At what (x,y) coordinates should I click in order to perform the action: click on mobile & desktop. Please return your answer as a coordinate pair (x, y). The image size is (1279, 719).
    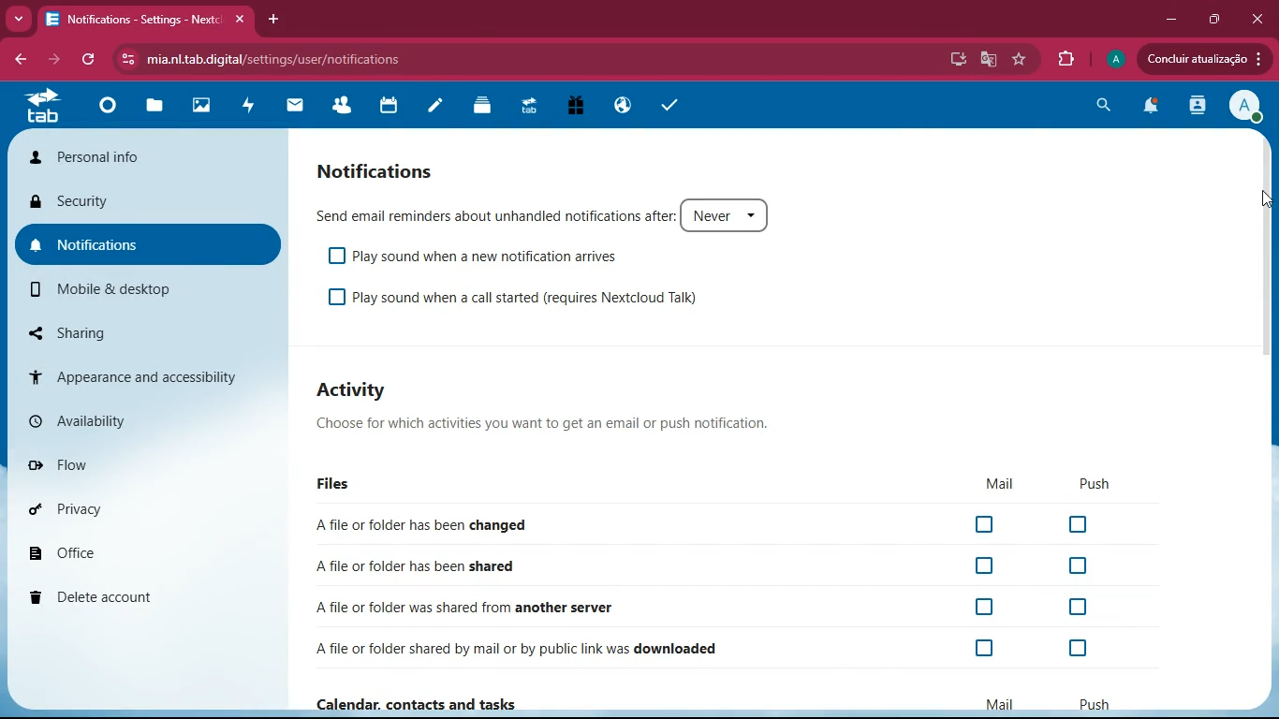
    Looking at the image, I should click on (133, 291).